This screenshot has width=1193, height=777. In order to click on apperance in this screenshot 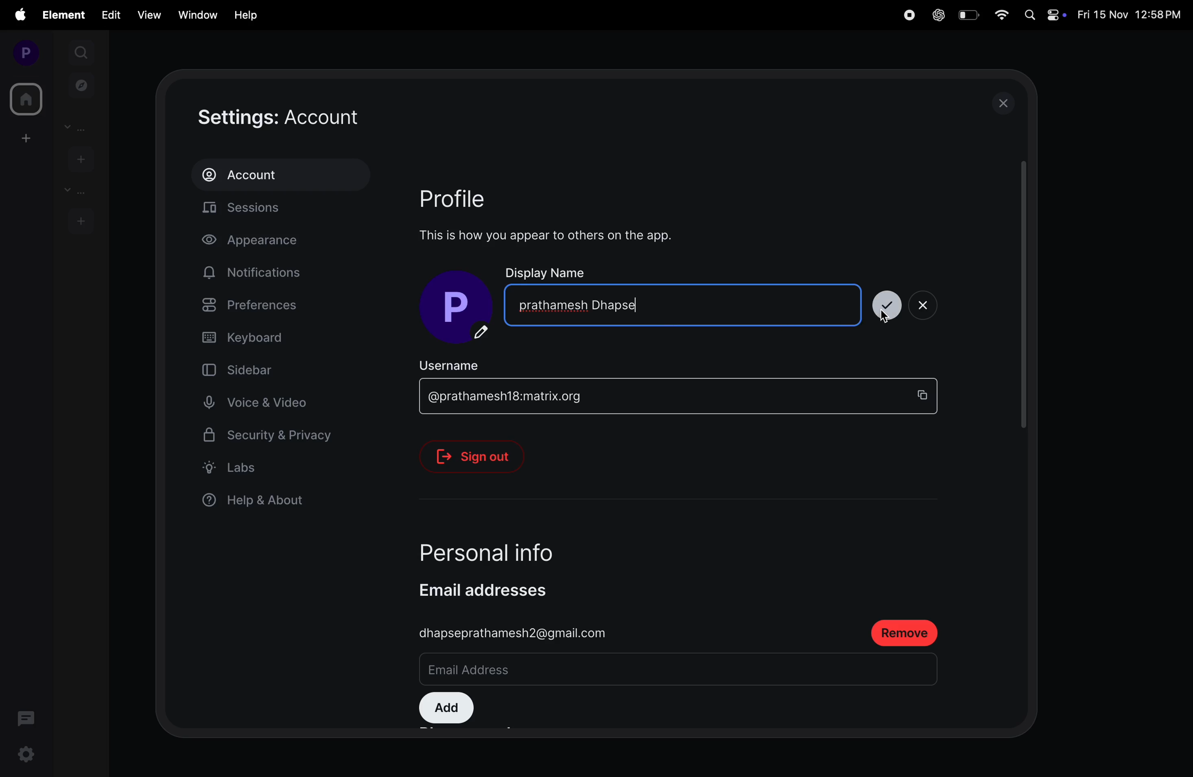, I will do `click(265, 242)`.